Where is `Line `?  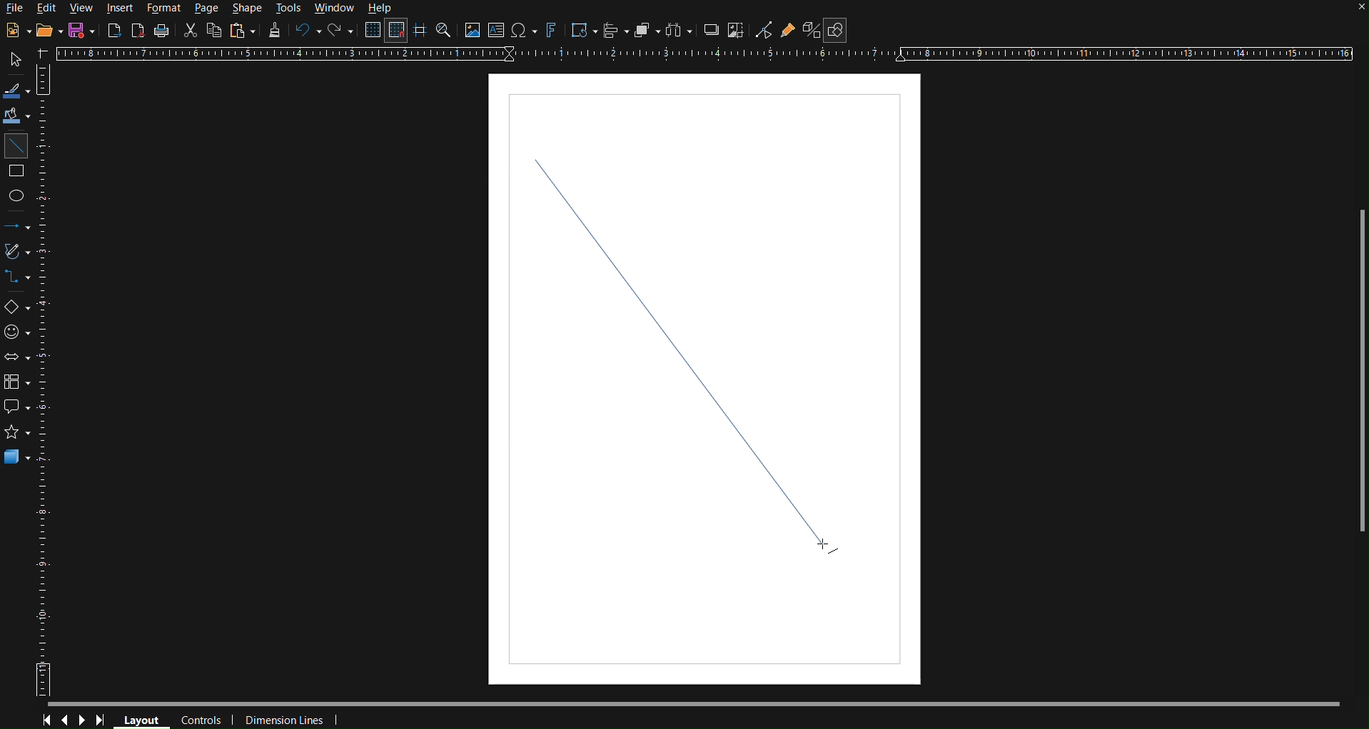 Line  is located at coordinates (16, 146).